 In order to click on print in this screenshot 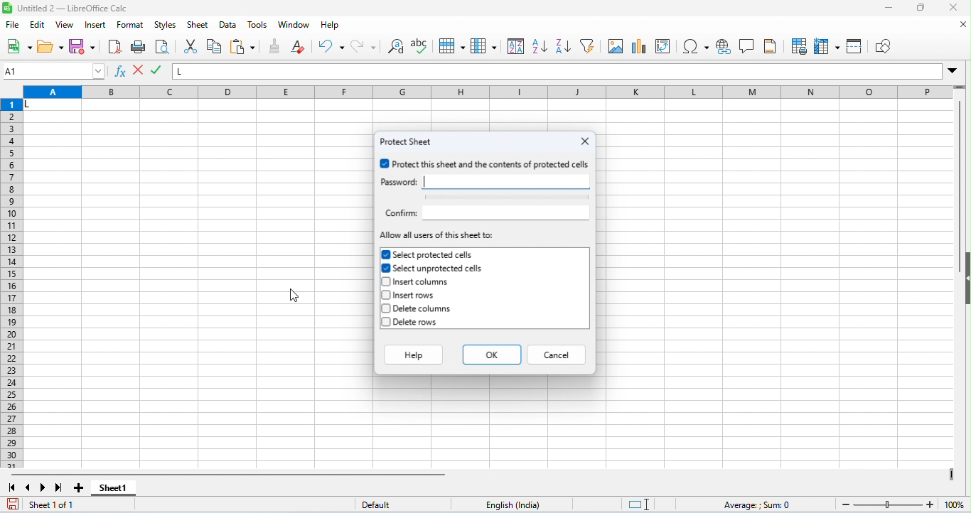, I will do `click(139, 48)`.